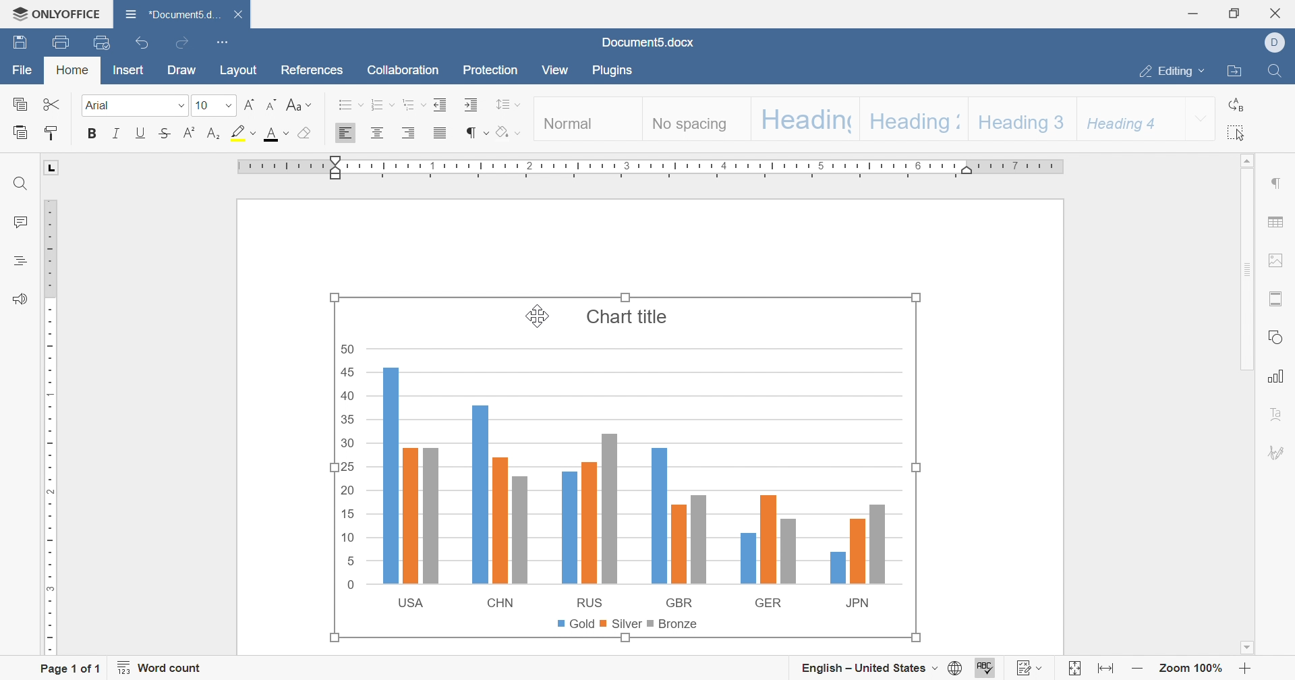 Image resolution: width=1295 pixels, height=680 pixels. I want to click on quick print, so click(101, 42).